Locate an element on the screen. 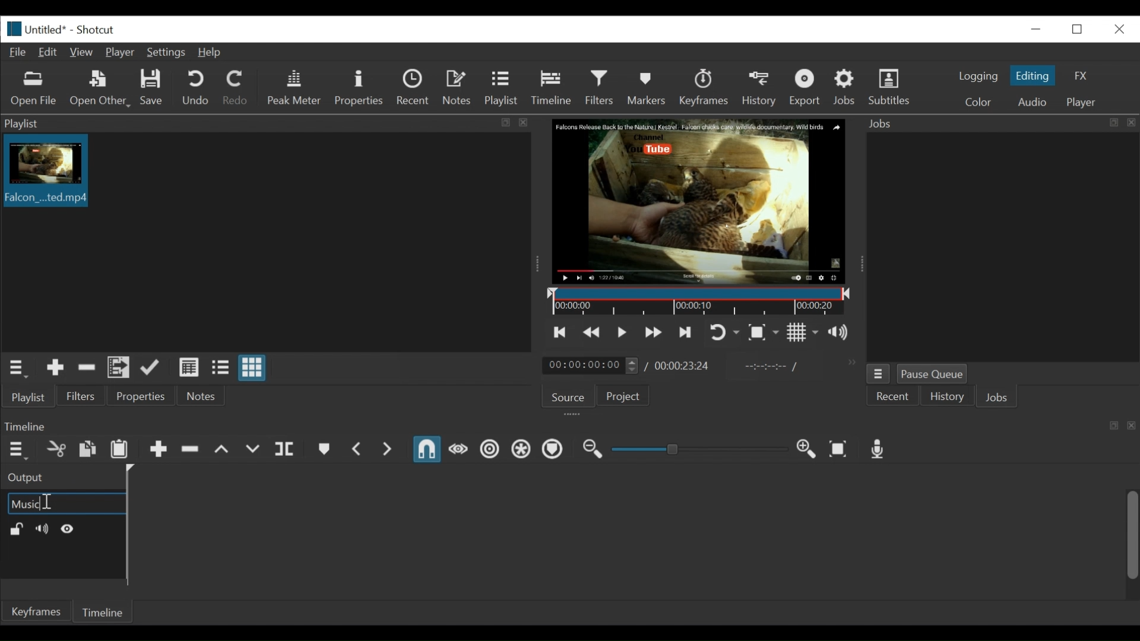 This screenshot has width=1140, height=641. (un)lock track is located at coordinates (16, 529).